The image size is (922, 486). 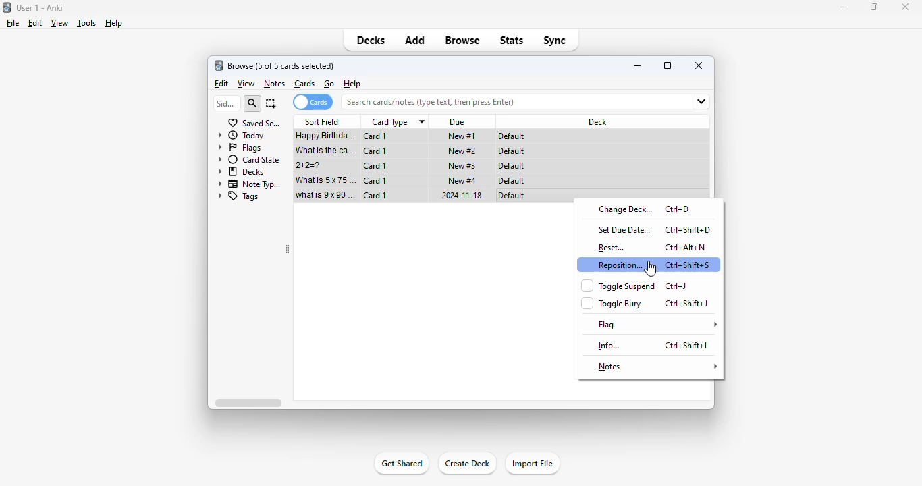 What do you see at coordinates (375, 180) in the screenshot?
I see `card 1` at bounding box center [375, 180].